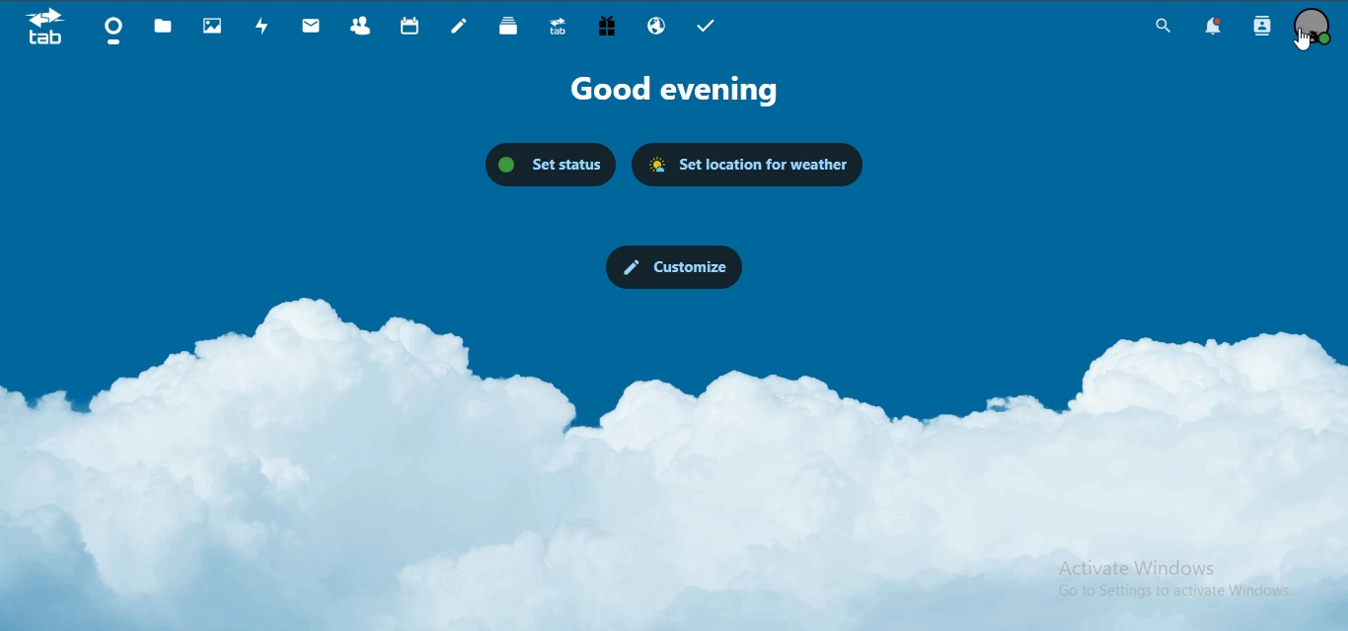 Image resolution: width=1348 pixels, height=631 pixels. What do you see at coordinates (713, 28) in the screenshot?
I see `tasks` at bounding box center [713, 28].